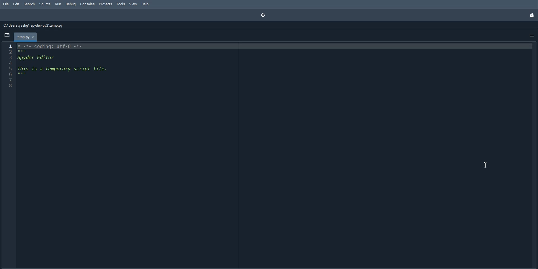  What do you see at coordinates (33, 25) in the screenshot?
I see `C:\Users\yashg\.spyder-py3\temp.py` at bounding box center [33, 25].